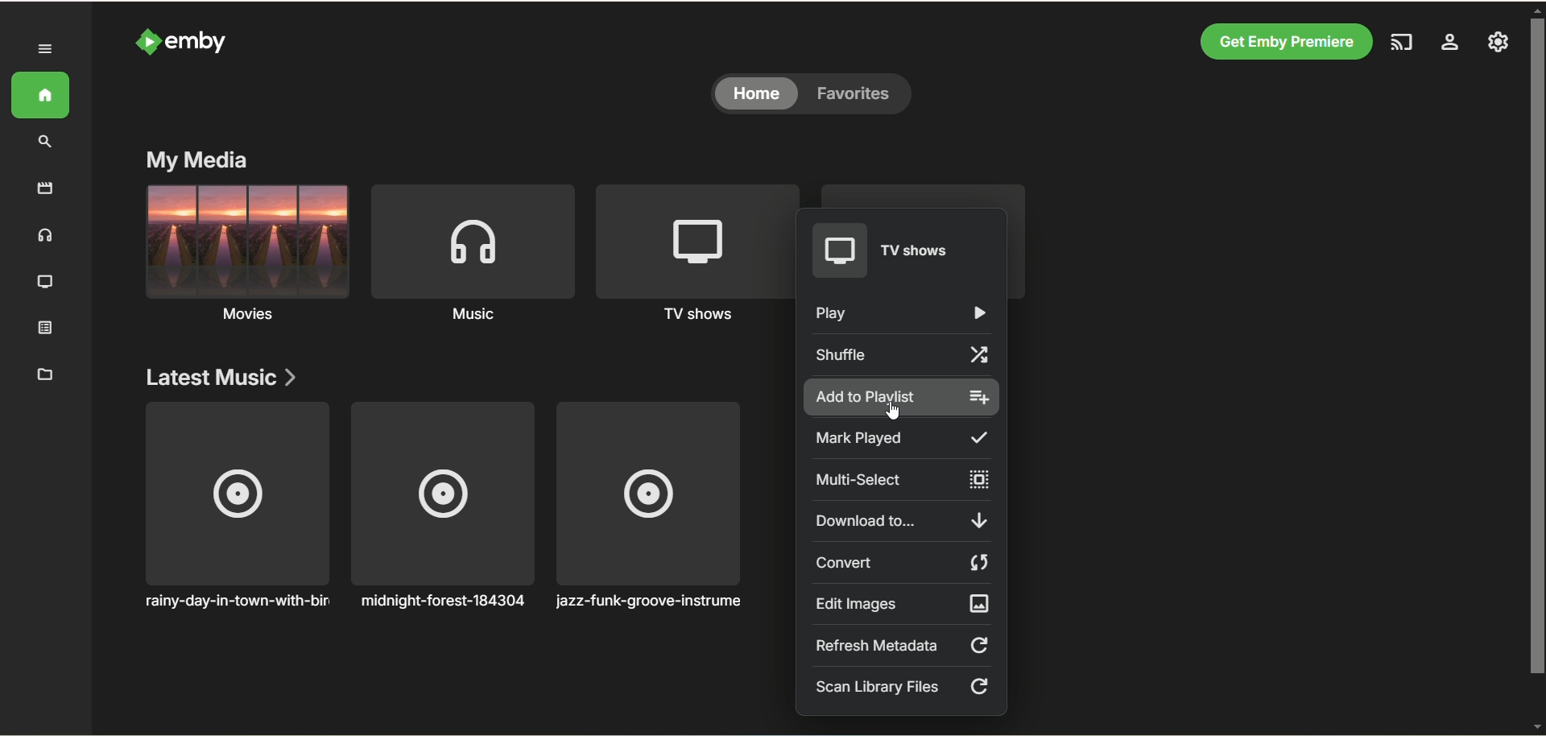 The image size is (1546, 736). Describe the element at coordinates (901, 478) in the screenshot. I see `multi-select` at that location.